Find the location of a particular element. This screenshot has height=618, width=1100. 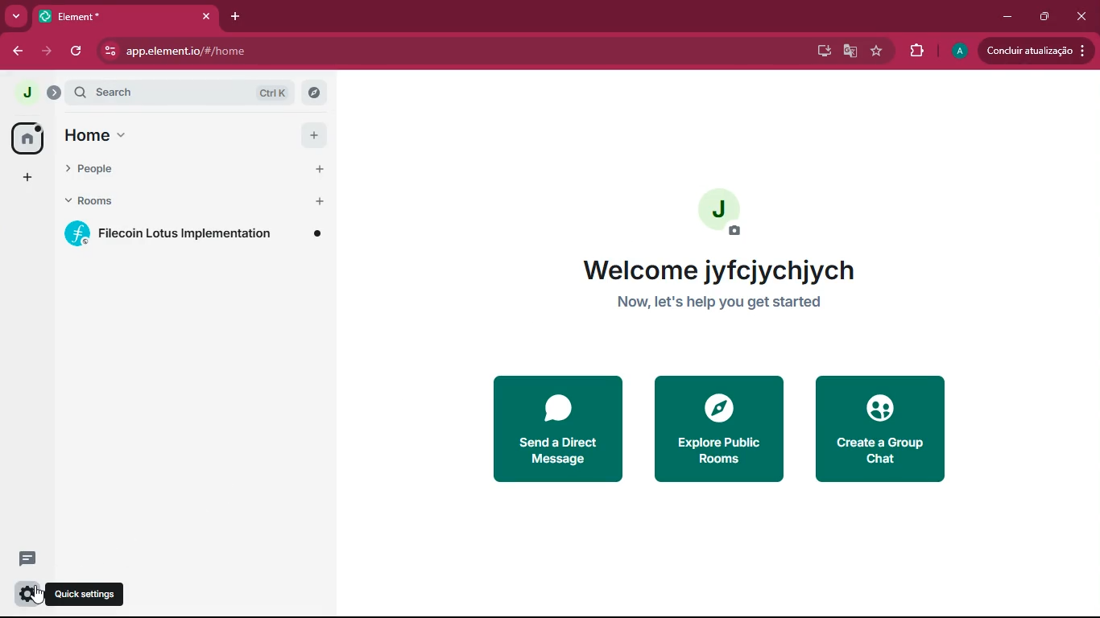

home is located at coordinates (170, 135).